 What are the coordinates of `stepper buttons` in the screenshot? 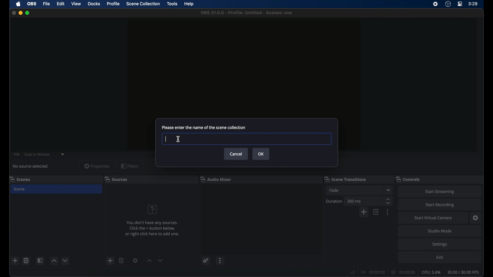 It's located at (388, 201).